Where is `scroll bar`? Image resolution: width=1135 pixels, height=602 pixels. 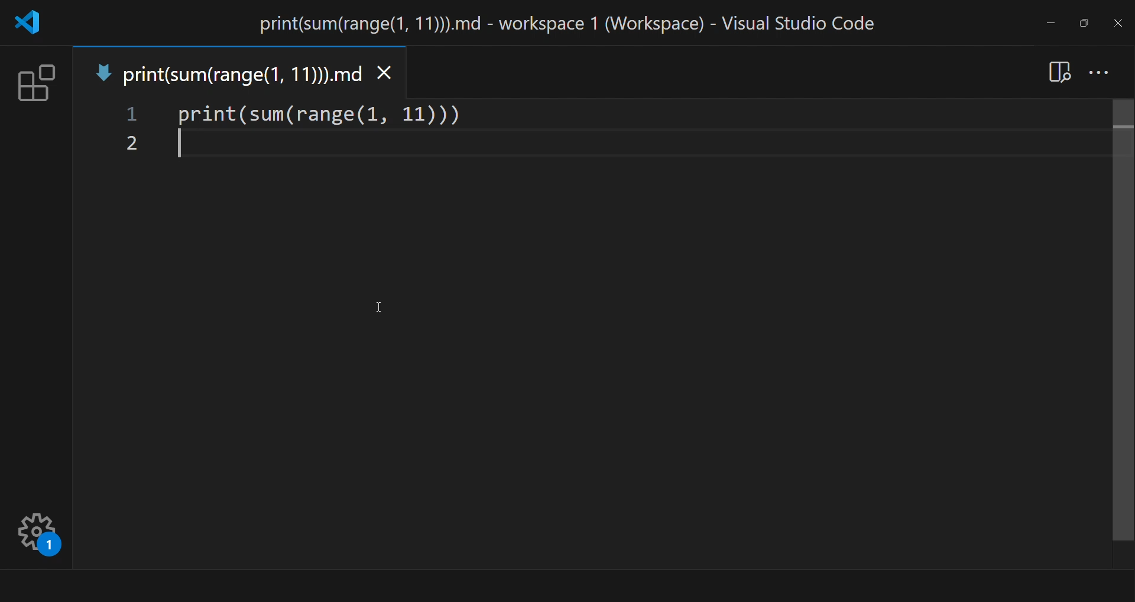 scroll bar is located at coordinates (1119, 321).